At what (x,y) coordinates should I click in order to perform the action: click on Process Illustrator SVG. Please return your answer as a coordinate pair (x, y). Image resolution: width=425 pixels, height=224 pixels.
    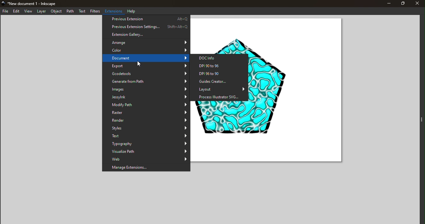
    Looking at the image, I should click on (220, 98).